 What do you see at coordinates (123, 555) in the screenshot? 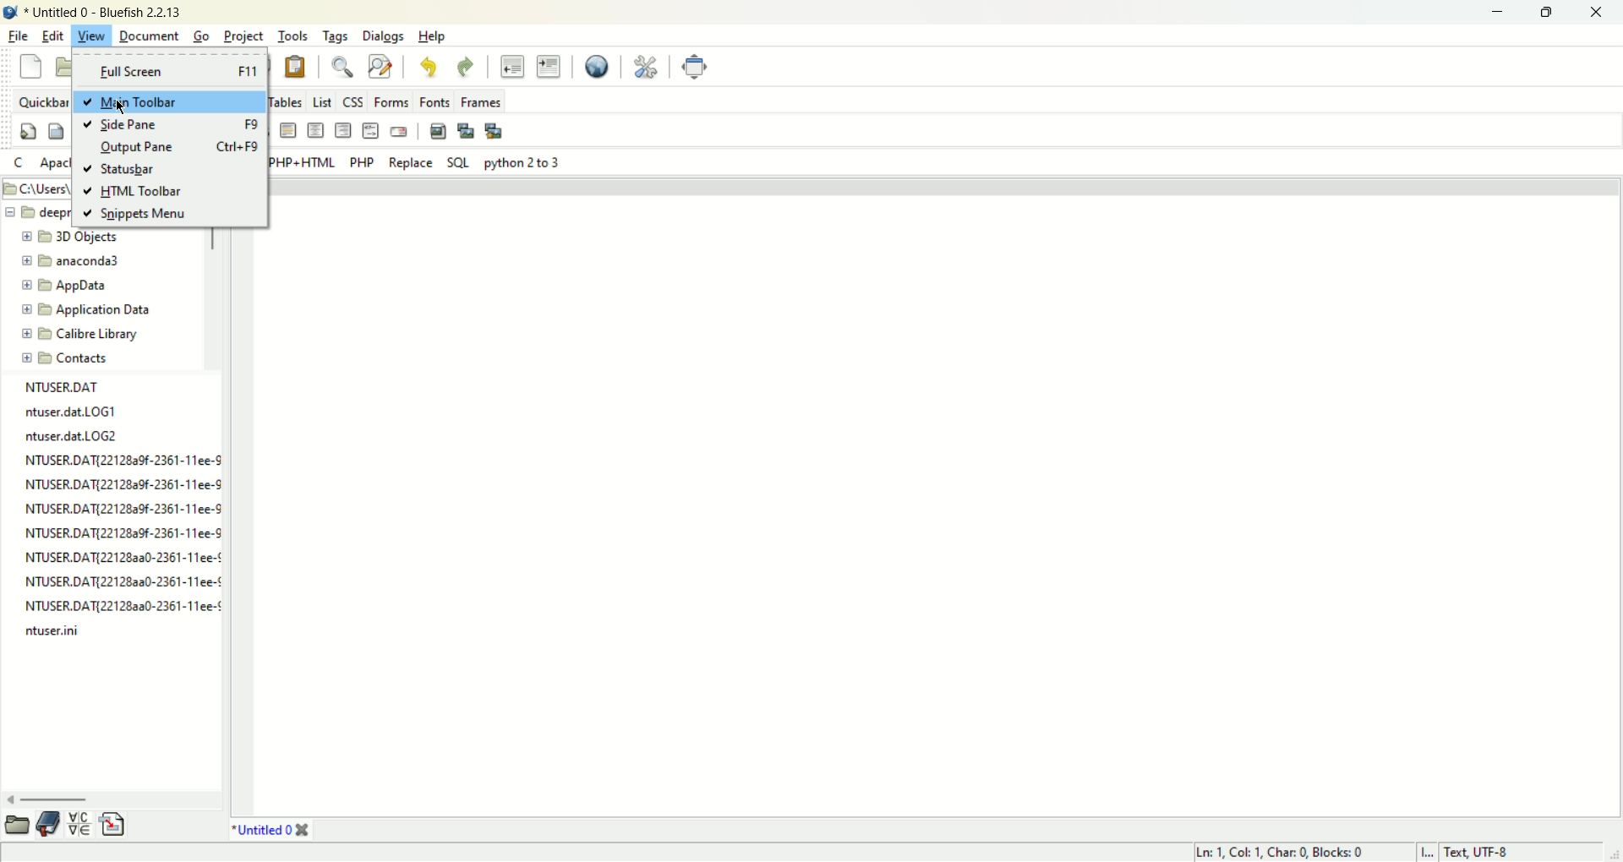
I see `NTUSER.DAT{22128aa0-2361-11ee-¢` at bounding box center [123, 555].